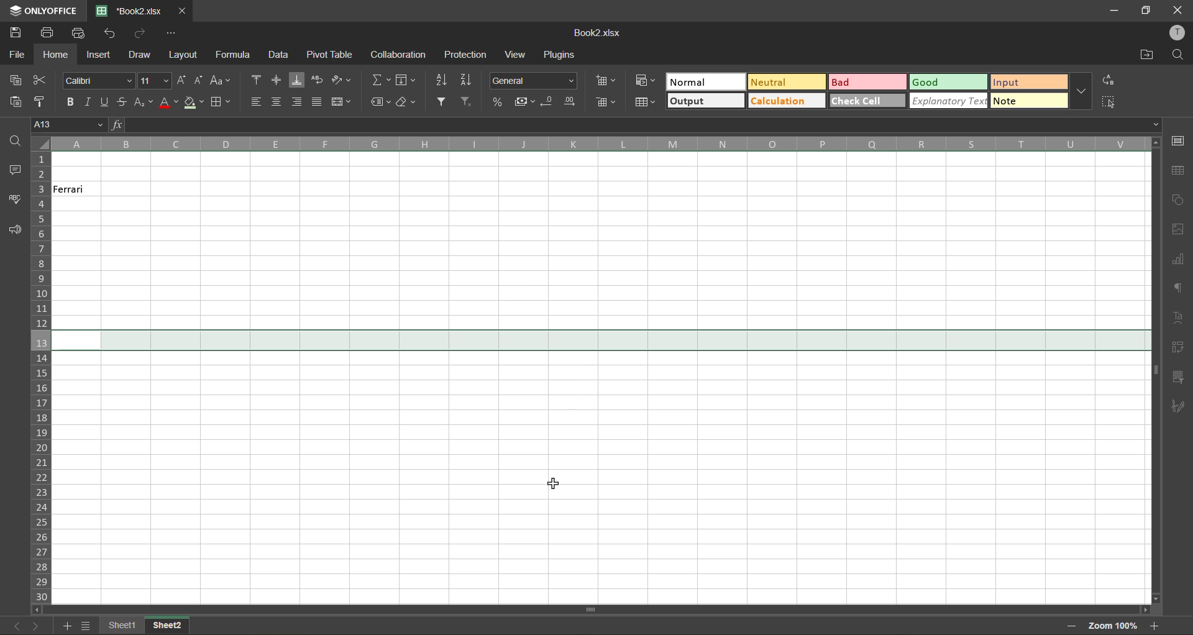 The height and width of the screenshot is (635, 1193). What do you see at coordinates (275, 79) in the screenshot?
I see `align middle` at bounding box center [275, 79].